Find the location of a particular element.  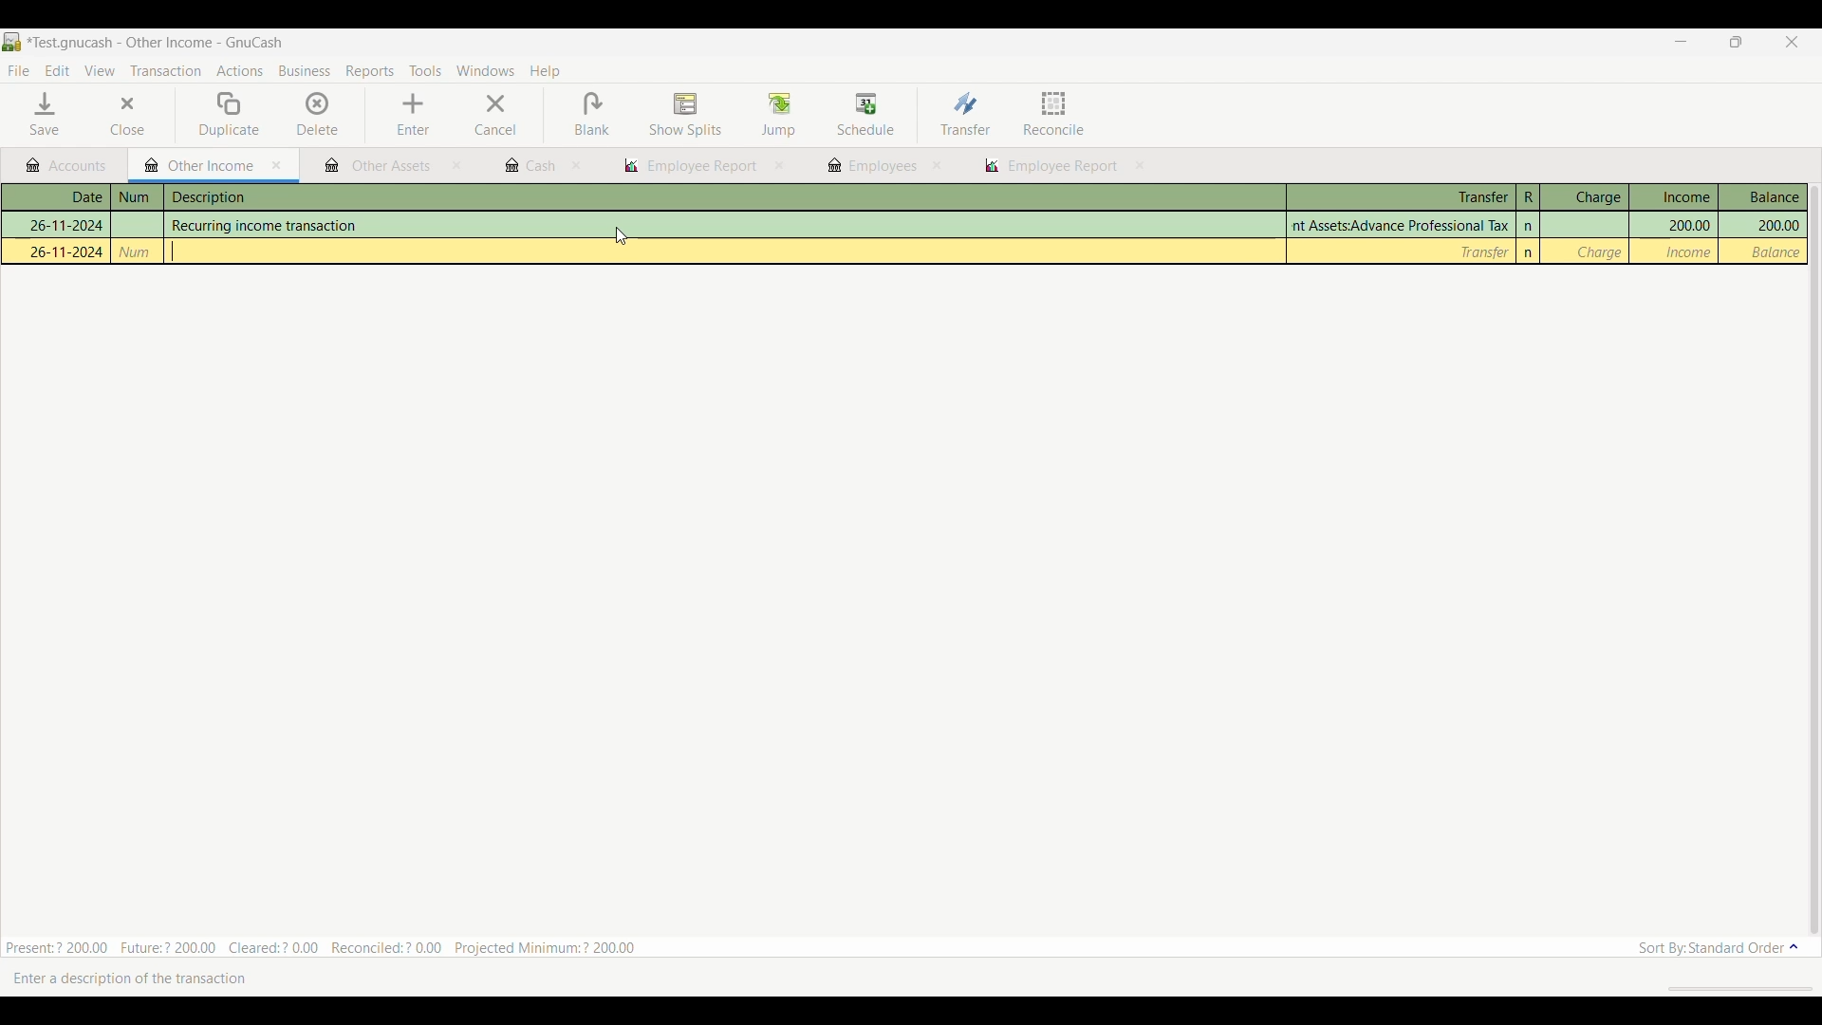

Reports menu is located at coordinates (371, 71).